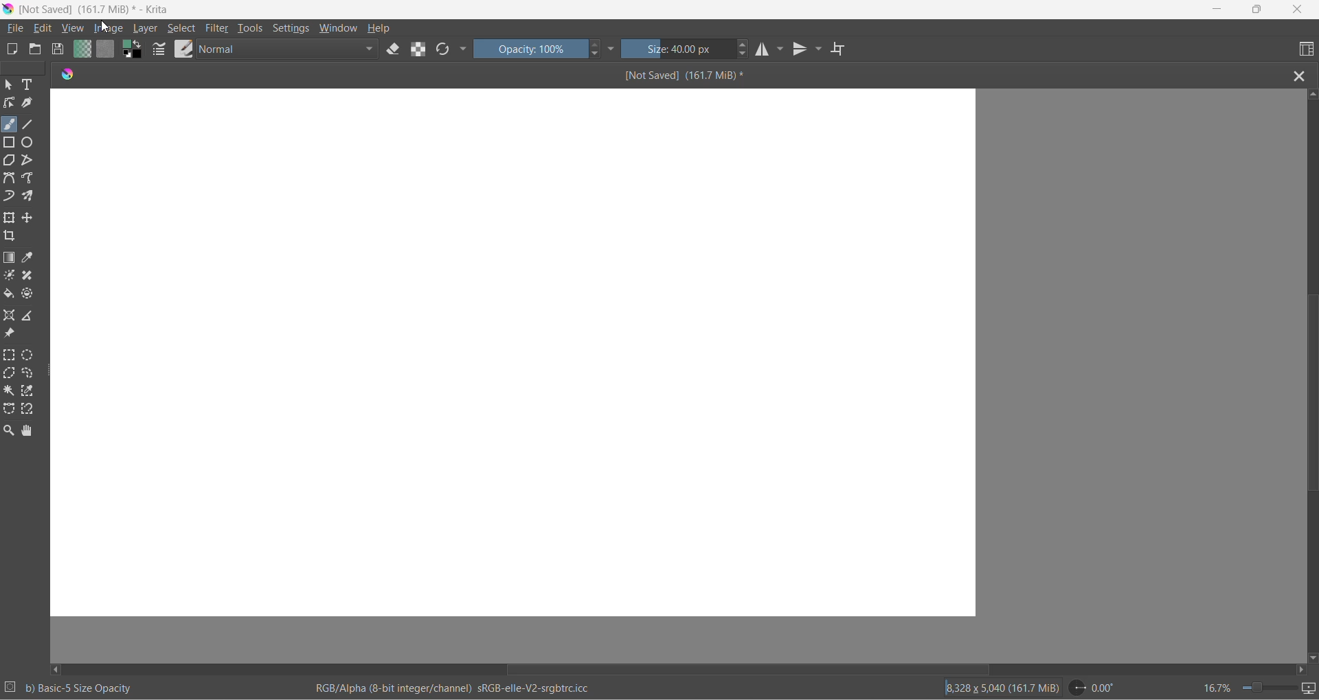  I want to click on rgb information, so click(460, 688).